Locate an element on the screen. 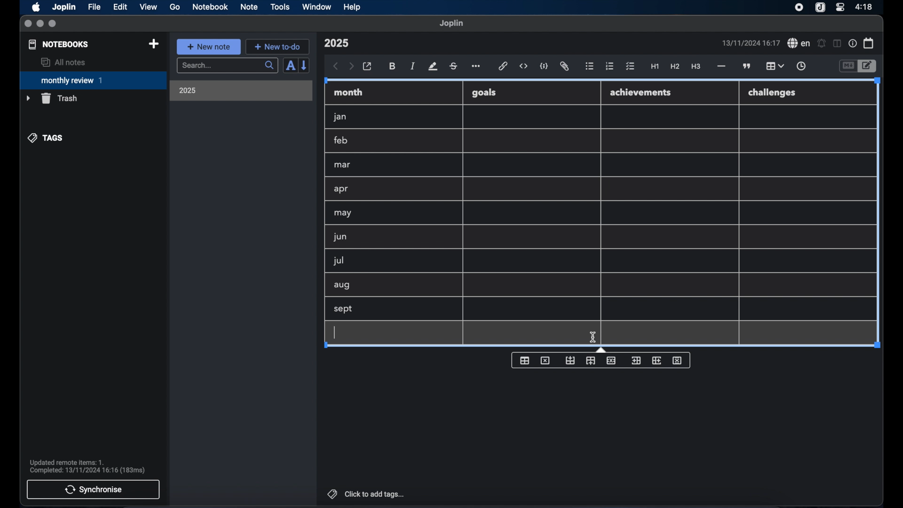 The width and height of the screenshot is (903, 508). bold is located at coordinates (393, 66).